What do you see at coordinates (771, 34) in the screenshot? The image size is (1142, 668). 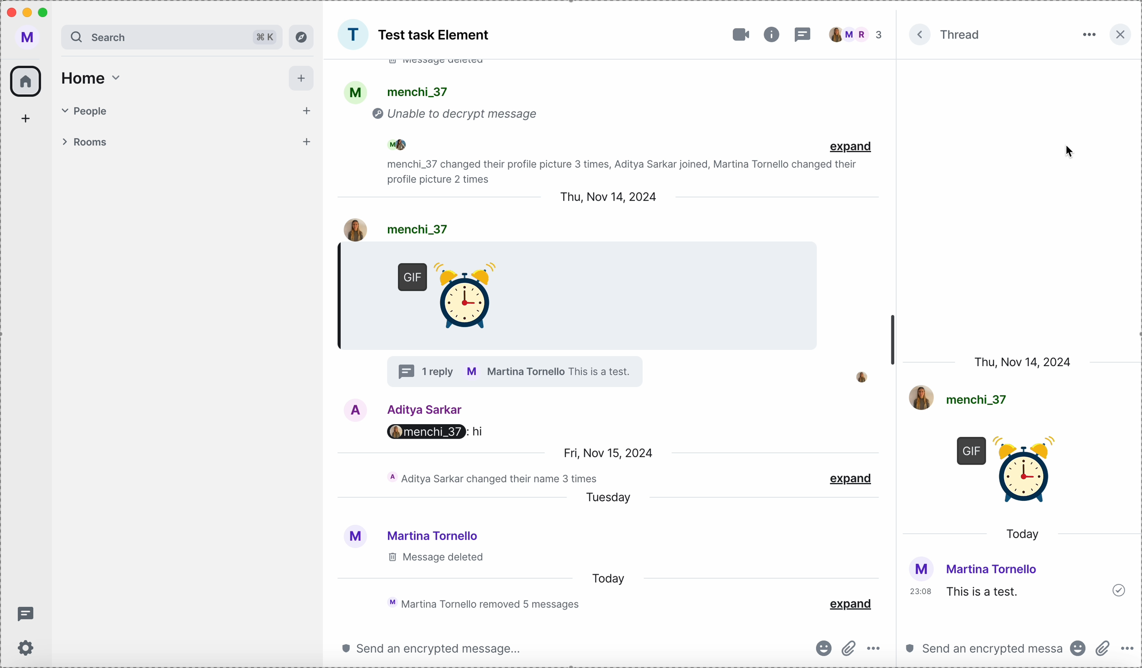 I see `information` at bounding box center [771, 34].